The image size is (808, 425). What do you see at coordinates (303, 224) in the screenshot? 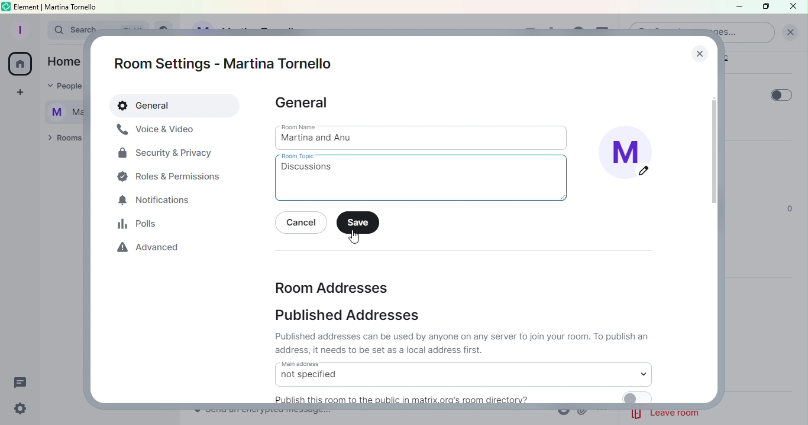
I see `Cancel` at bounding box center [303, 224].